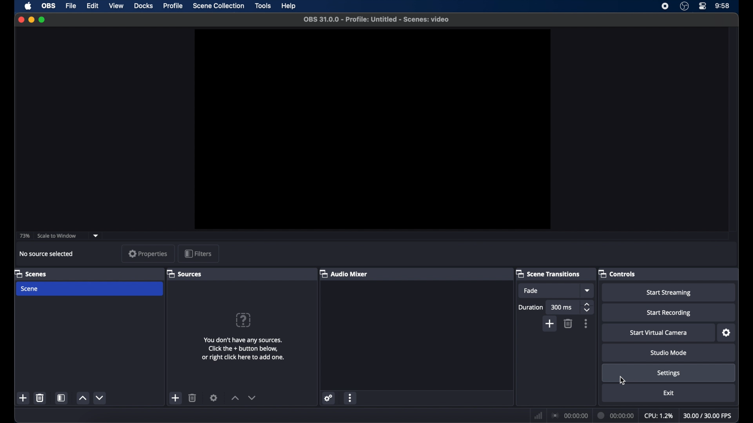 Image resolution: width=753 pixels, height=423 pixels. What do you see at coordinates (669, 313) in the screenshot?
I see `start recording` at bounding box center [669, 313].